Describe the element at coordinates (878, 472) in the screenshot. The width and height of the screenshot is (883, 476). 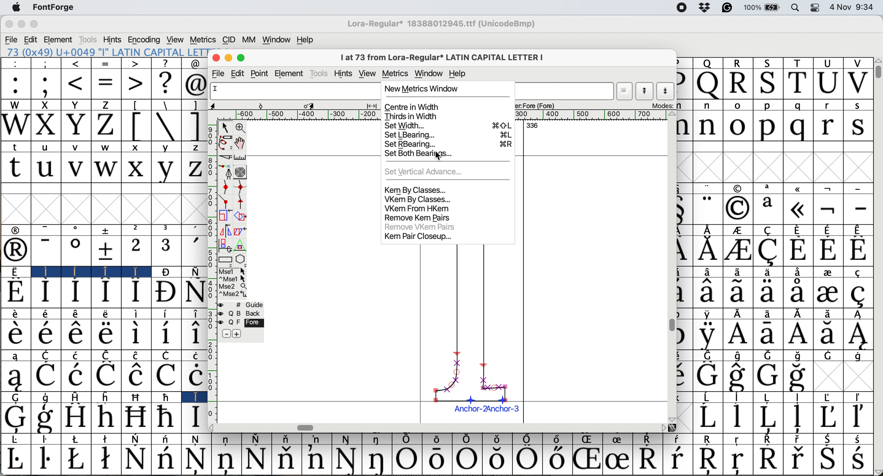
I see `` at that location.